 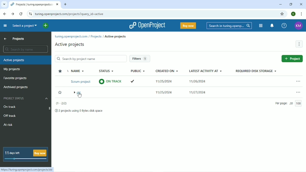 What do you see at coordinates (282, 14) in the screenshot?
I see `Bookmark this tab` at bounding box center [282, 14].